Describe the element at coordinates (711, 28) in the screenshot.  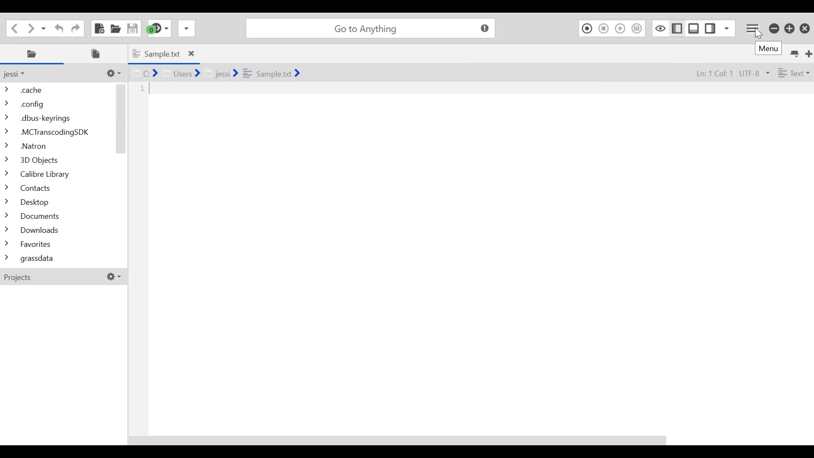
I see `Show/ Hide left Pane` at that location.